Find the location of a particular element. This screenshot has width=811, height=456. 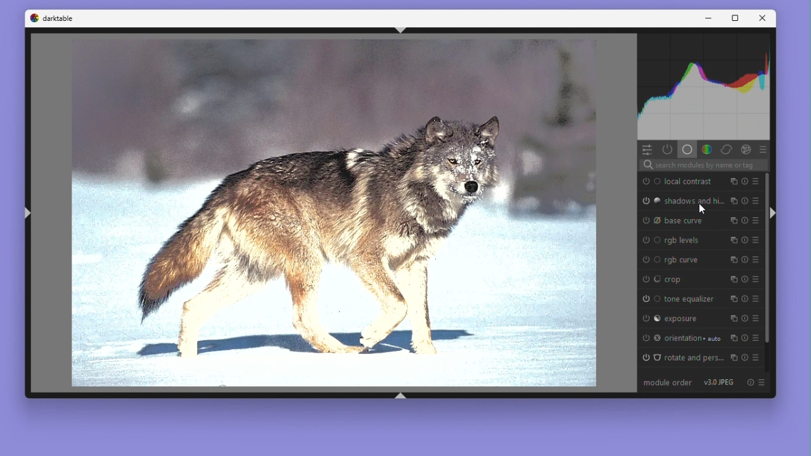

preset is located at coordinates (764, 149).